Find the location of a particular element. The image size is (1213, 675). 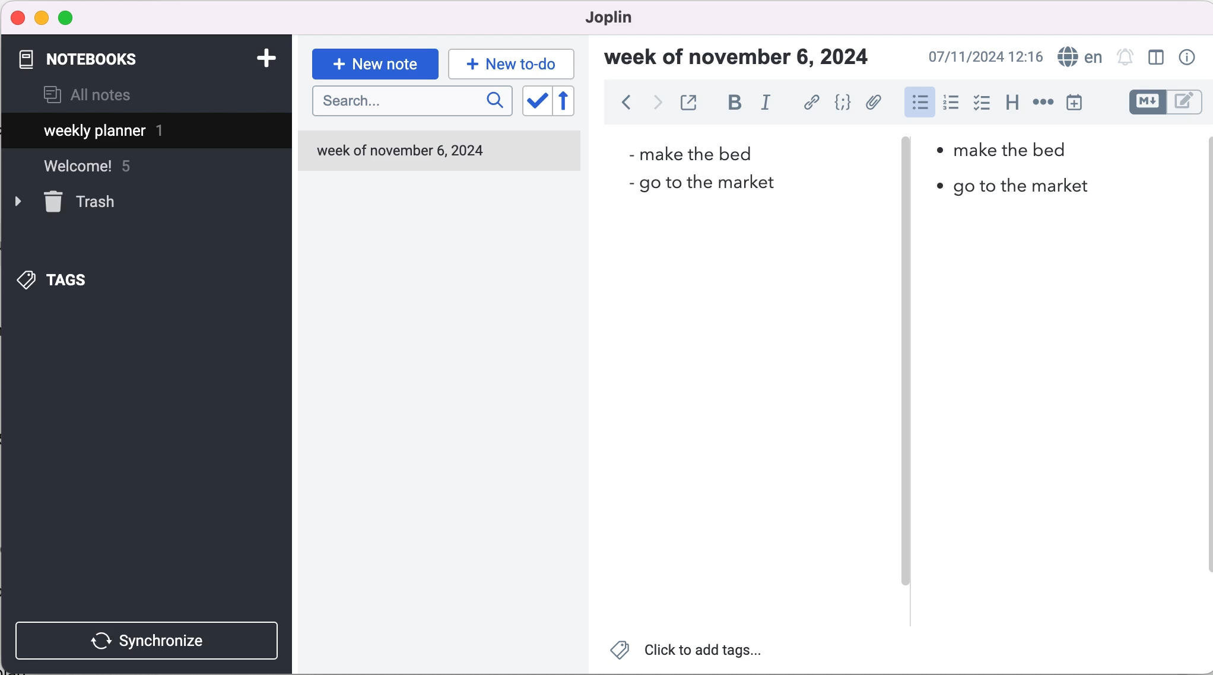

make the bed is located at coordinates (1002, 148).